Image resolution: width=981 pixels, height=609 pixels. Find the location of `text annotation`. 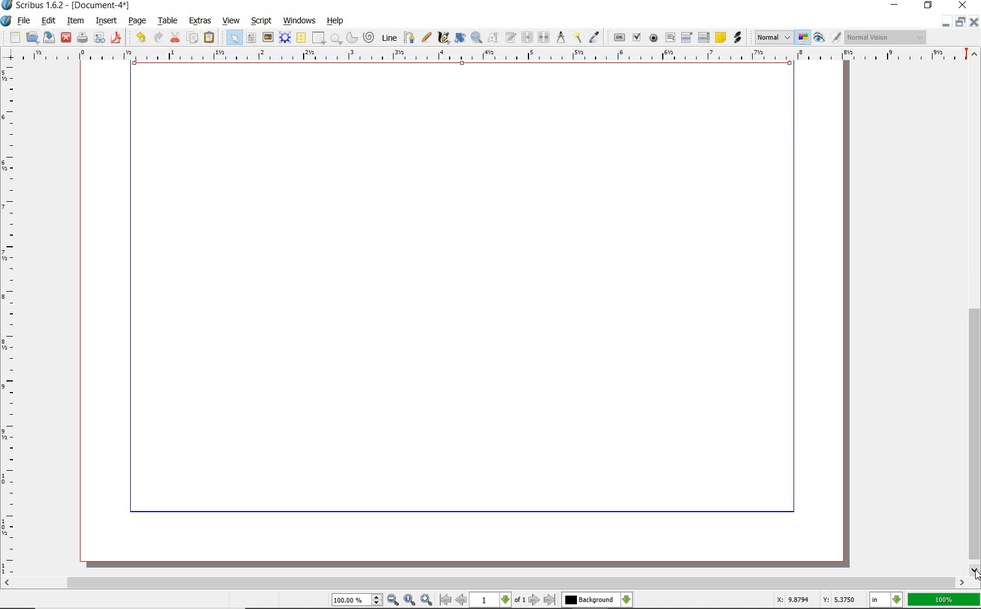

text annotation is located at coordinates (721, 37).